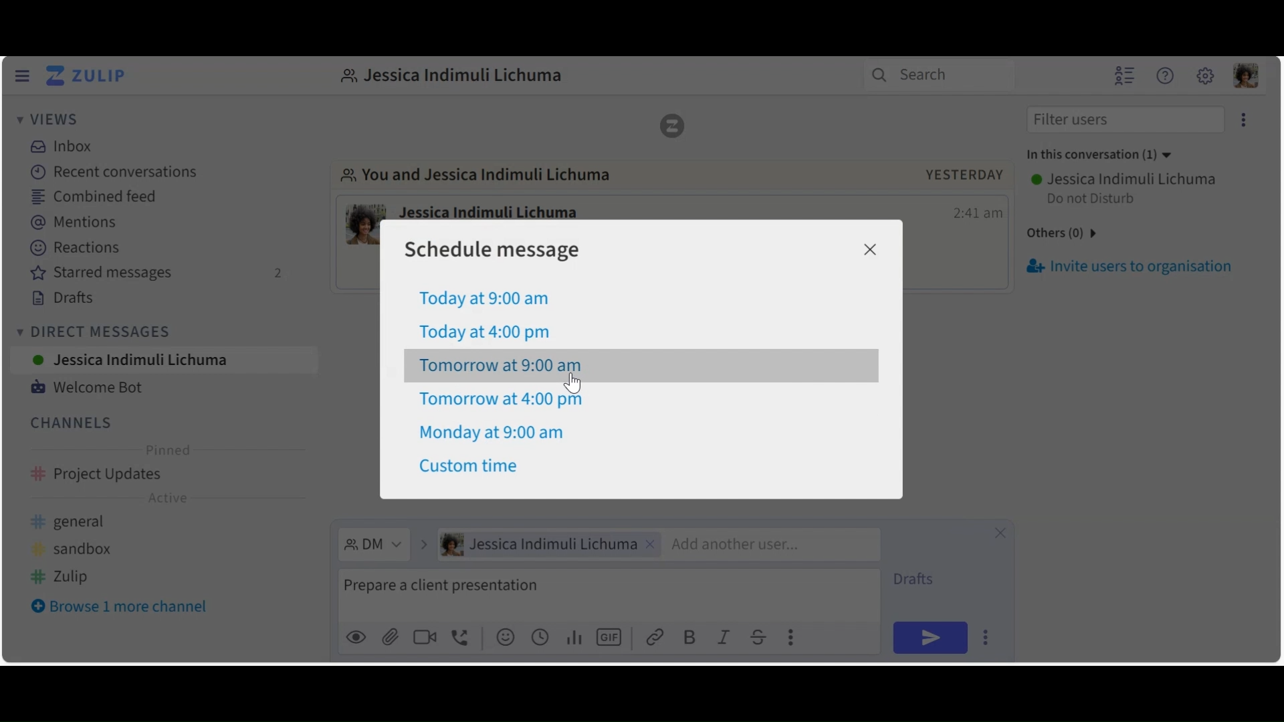 The width and height of the screenshot is (1284, 722). I want to click on Zulip, so click(672, 125).